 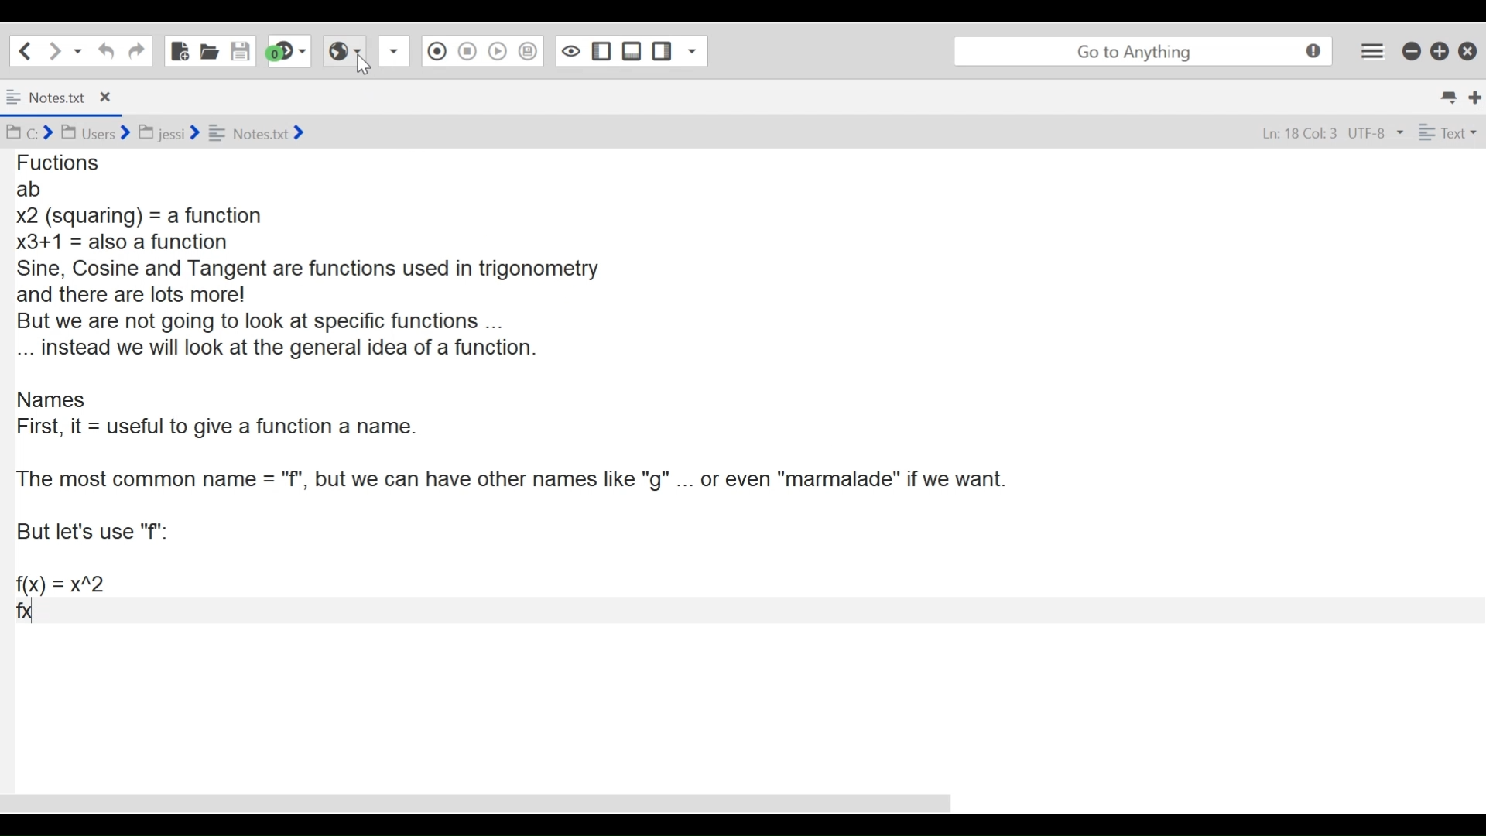 I want to click on horizontal scroll bar, so click(x=485, y=803).